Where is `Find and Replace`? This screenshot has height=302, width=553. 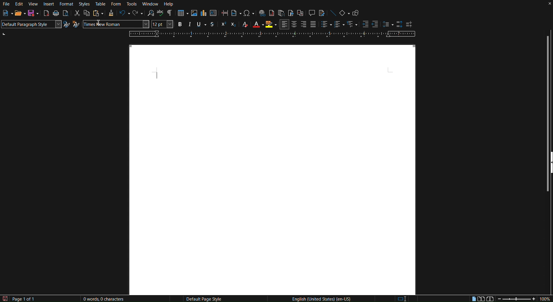 Find and Replace is located at coordinates (150, 14).